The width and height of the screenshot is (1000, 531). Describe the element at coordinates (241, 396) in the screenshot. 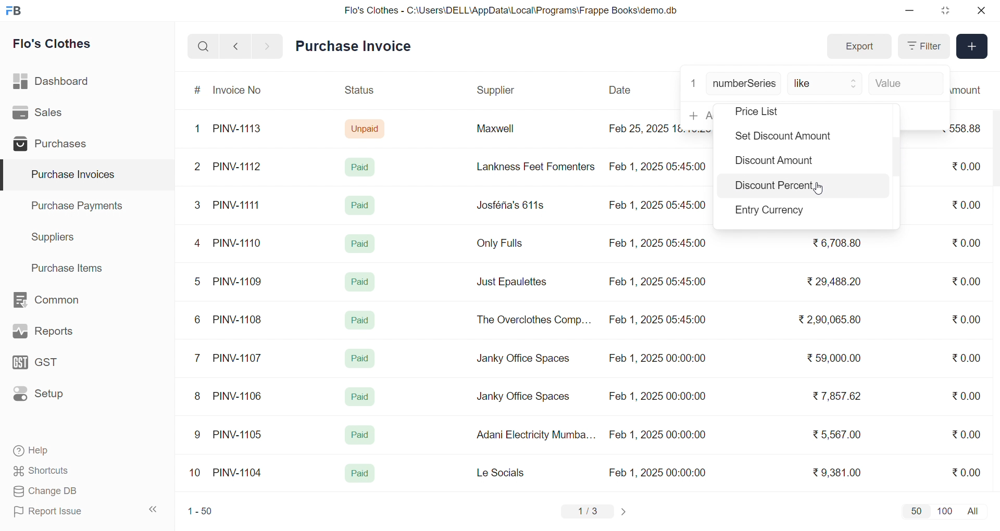

I see `PINV-1106` at that location.